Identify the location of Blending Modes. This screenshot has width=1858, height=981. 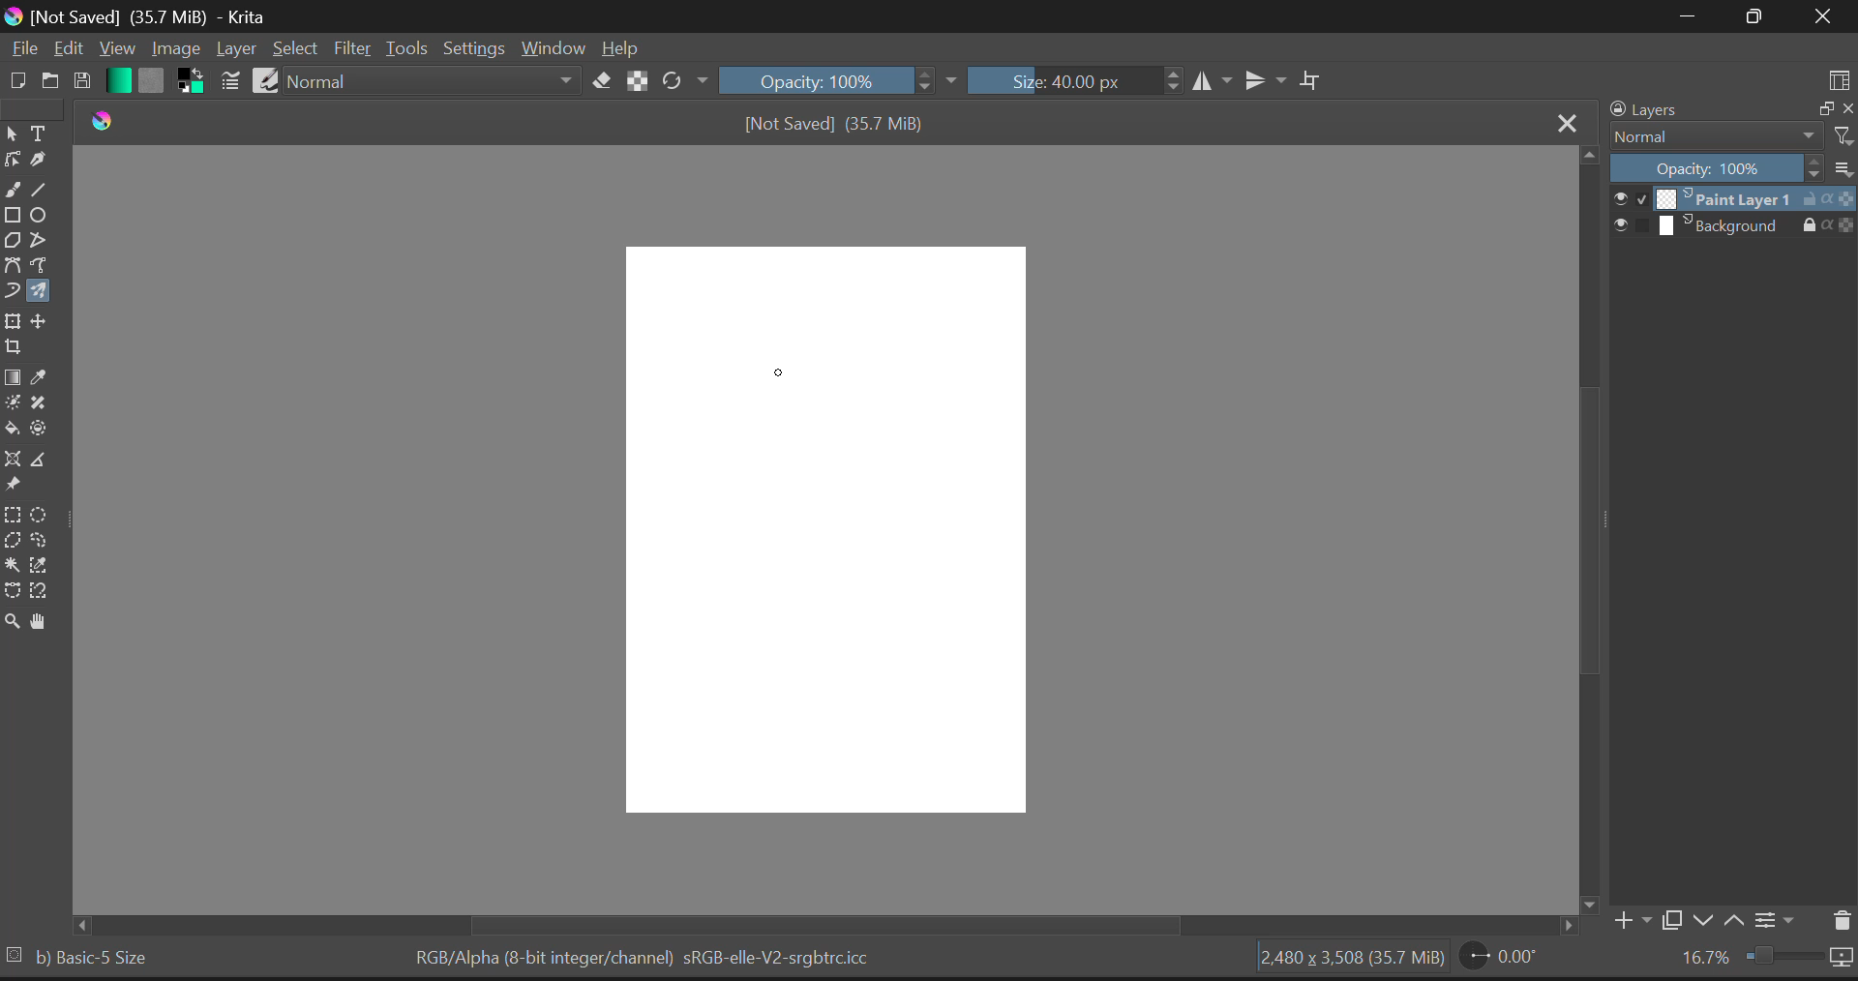
(1711, 136).